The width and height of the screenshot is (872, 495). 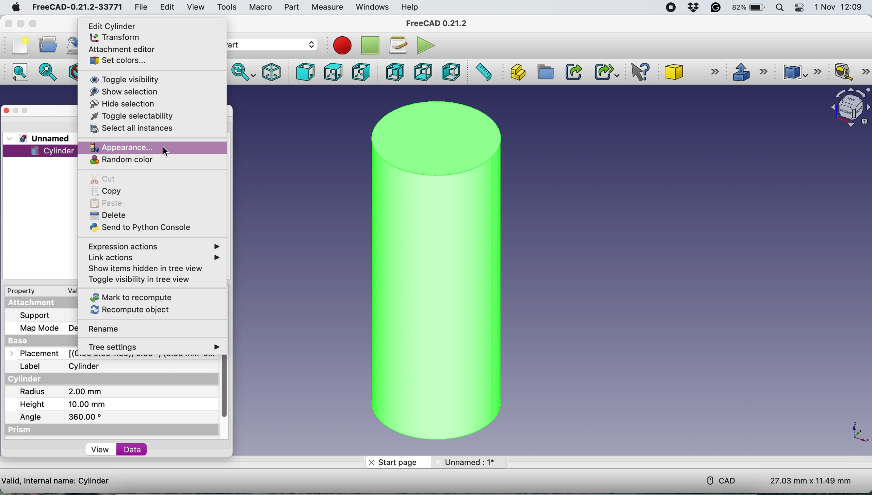 What do you see at coordinates (604, 71) in the screenshot?
I see `make sub link` at bounding box center [604, 71].